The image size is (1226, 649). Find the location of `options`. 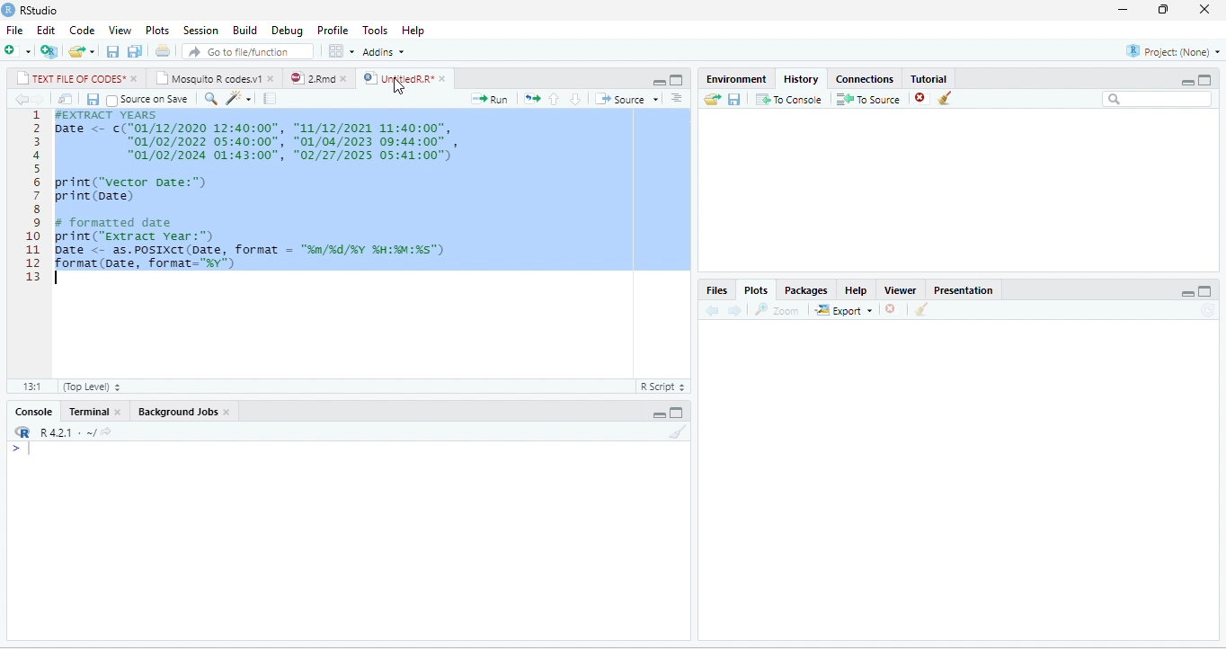

options is located at coordinates (676, 98).